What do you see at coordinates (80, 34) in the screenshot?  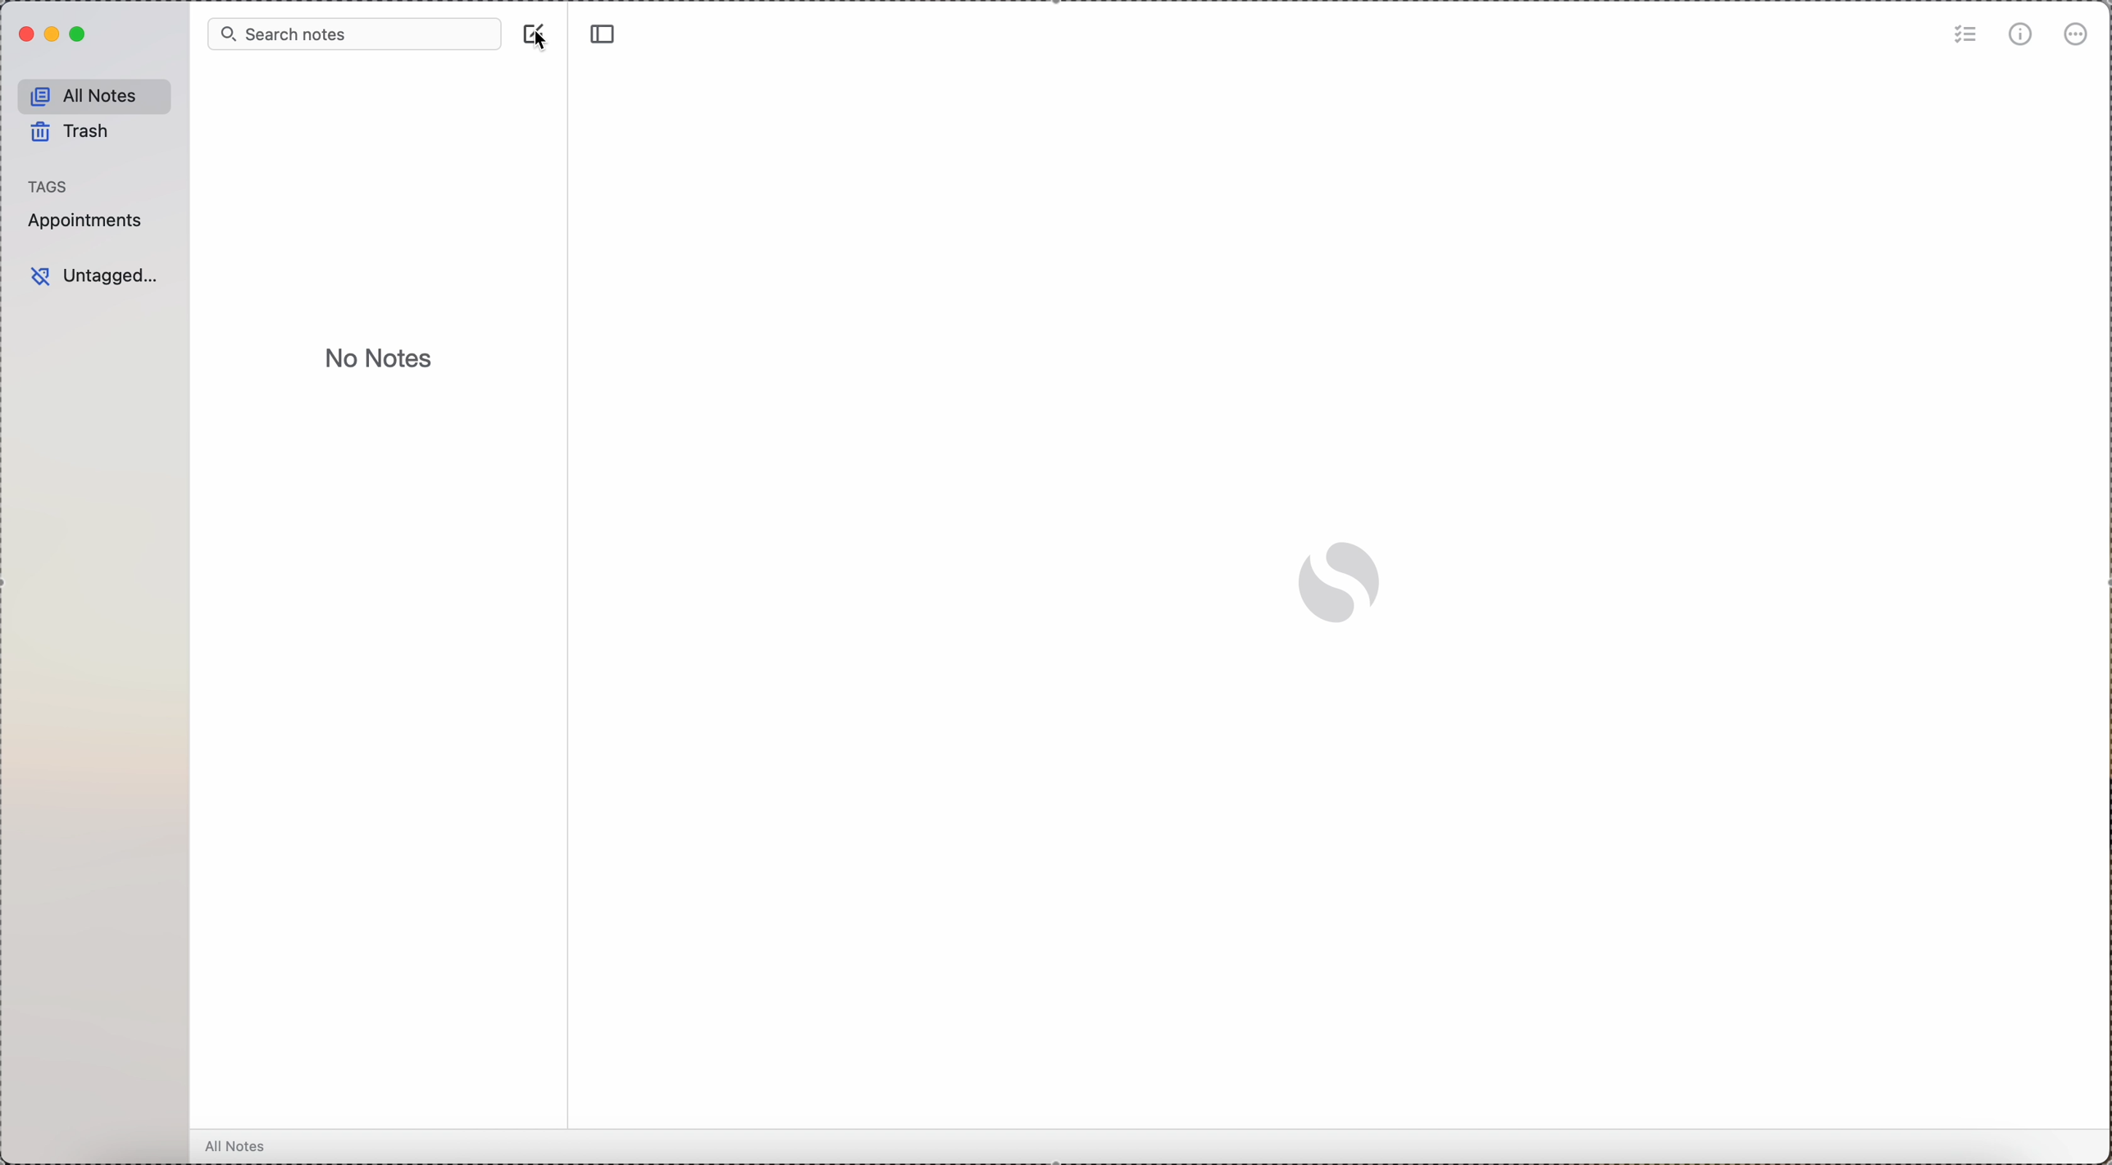 I see `maximize` at bounding box center [80, 34].